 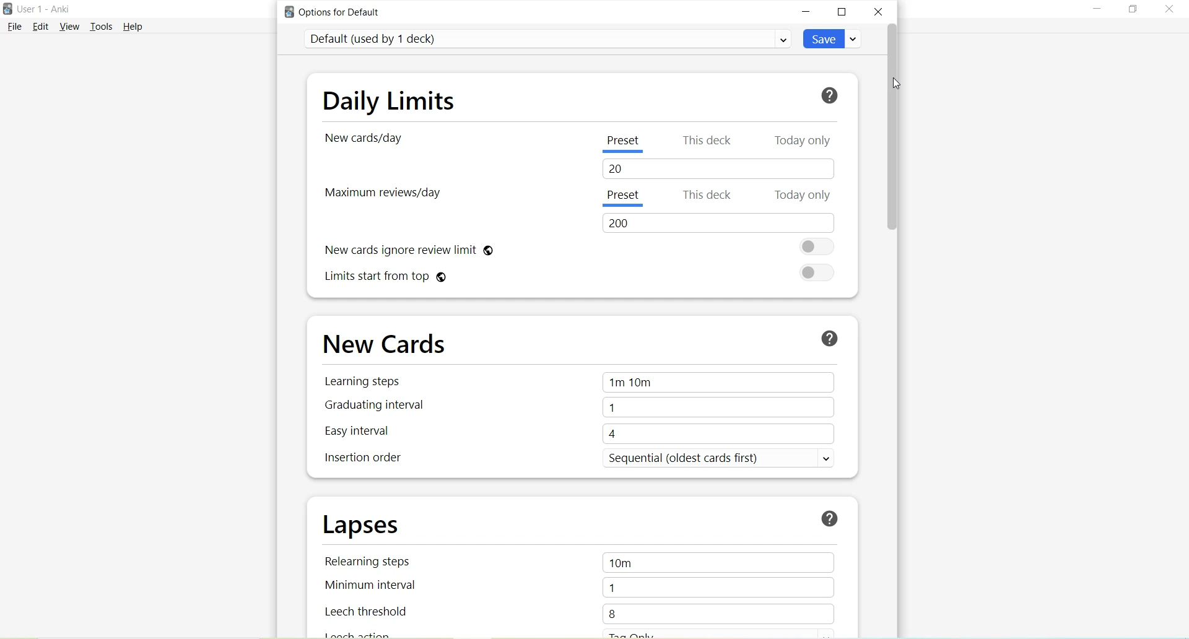 I want to click on Leech action, so click(x=362, y=633).